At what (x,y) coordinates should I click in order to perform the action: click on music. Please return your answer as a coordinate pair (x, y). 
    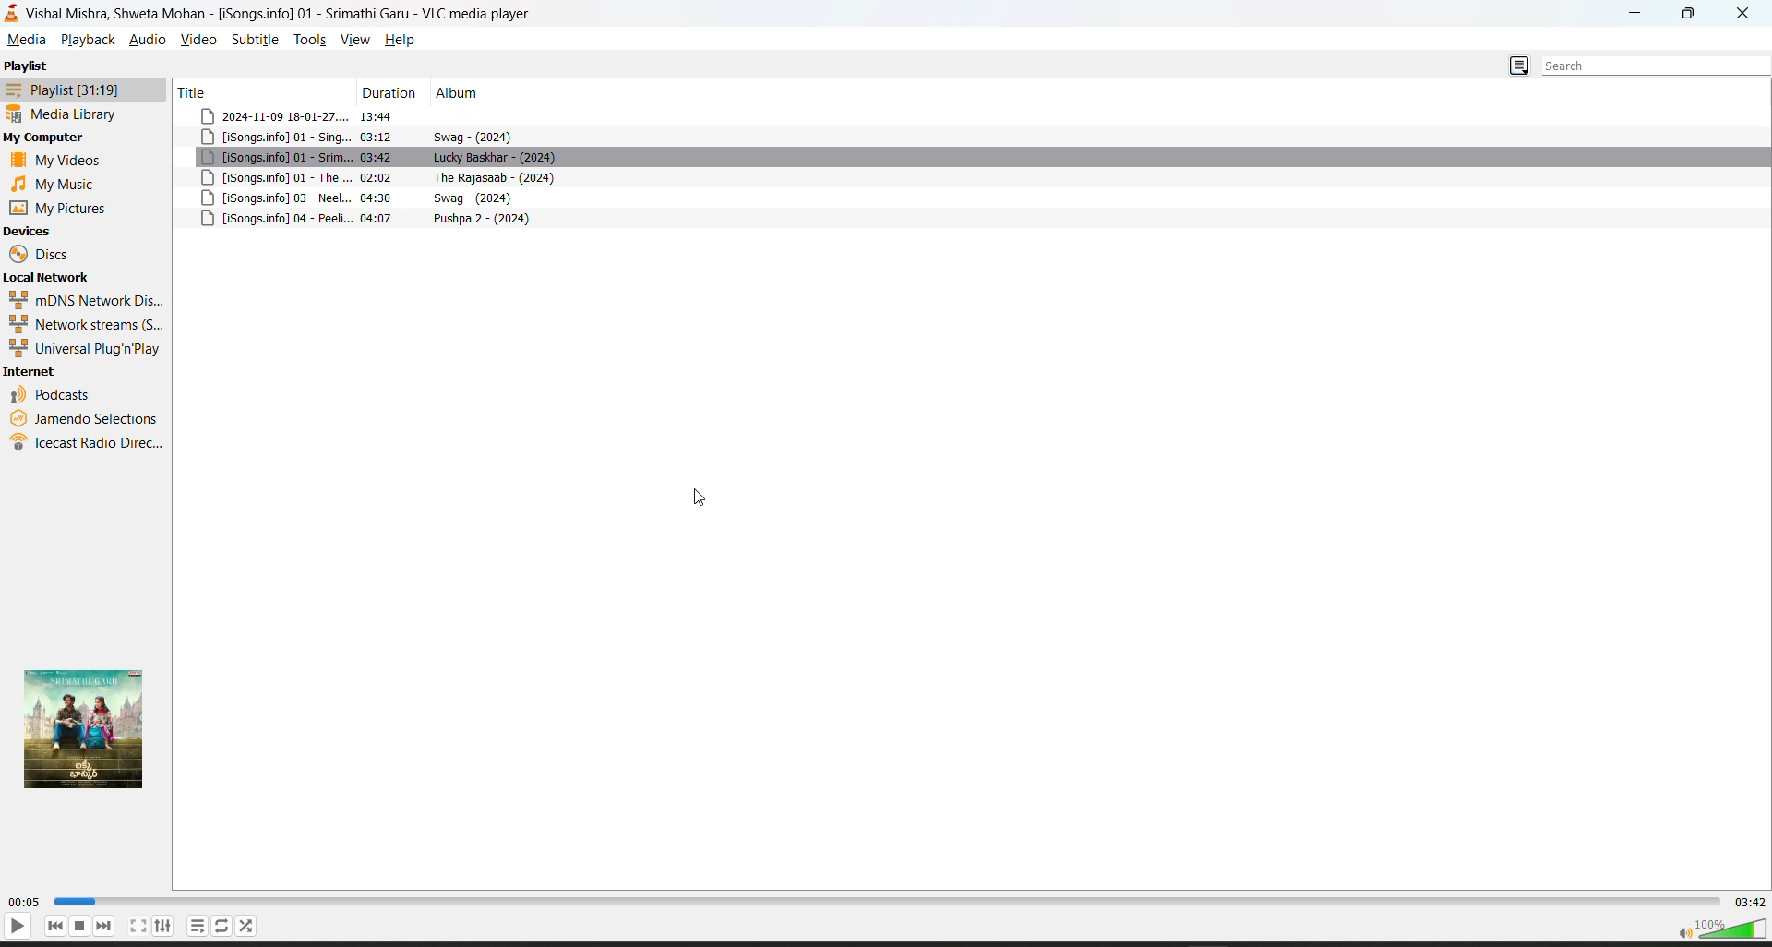
    Looking at the image, I should click on (60, 184).